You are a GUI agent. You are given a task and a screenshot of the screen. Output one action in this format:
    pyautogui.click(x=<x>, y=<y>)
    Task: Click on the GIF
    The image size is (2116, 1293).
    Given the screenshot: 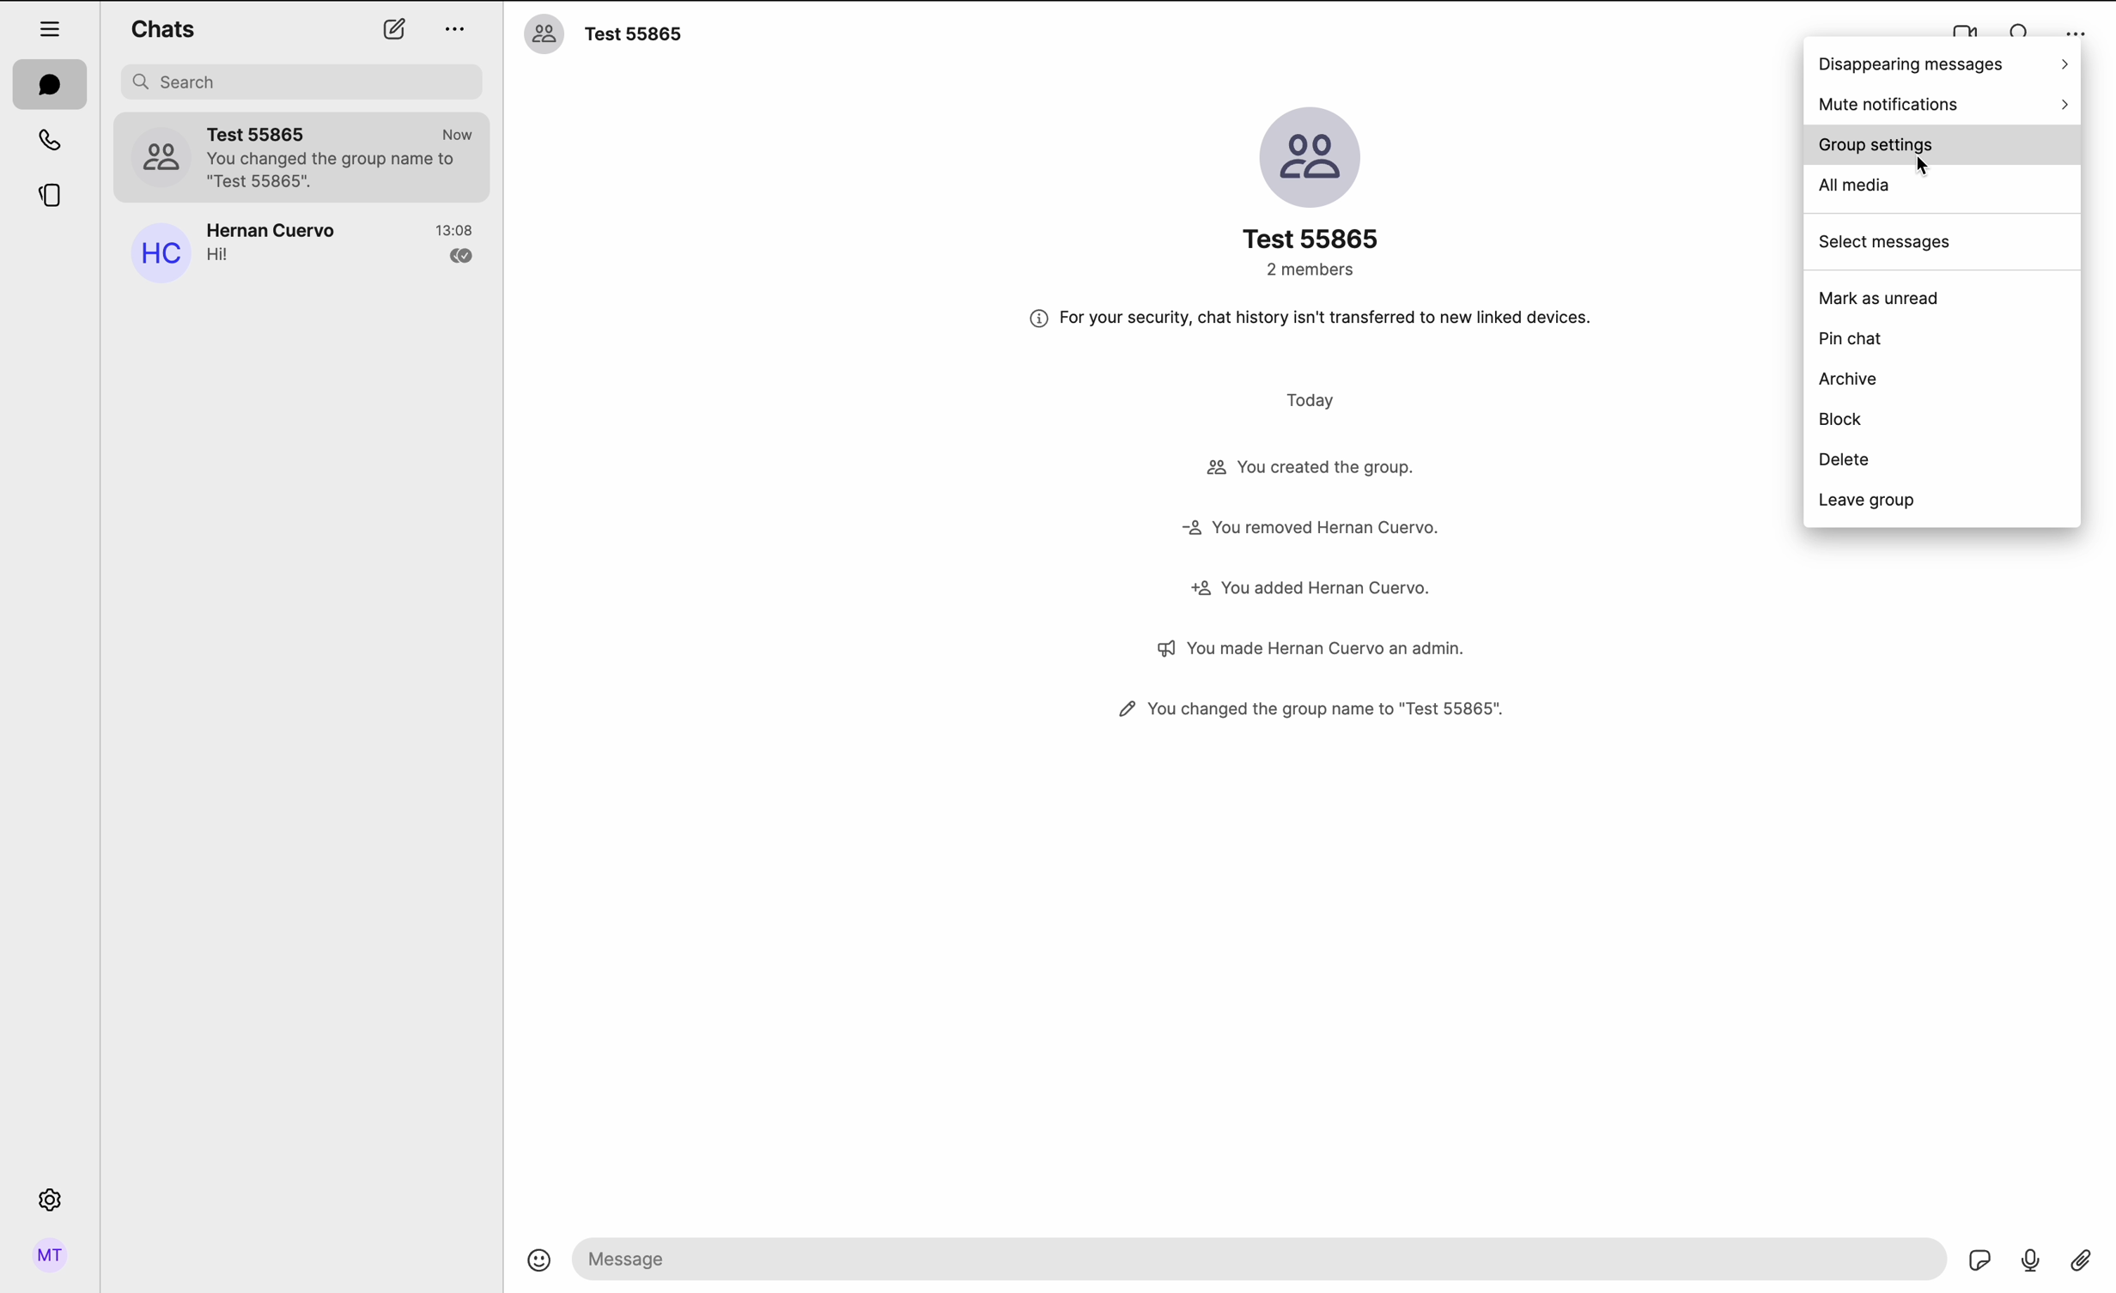 What is the action you would take?
    pyautogui.click(x=1981, y=1261)
    